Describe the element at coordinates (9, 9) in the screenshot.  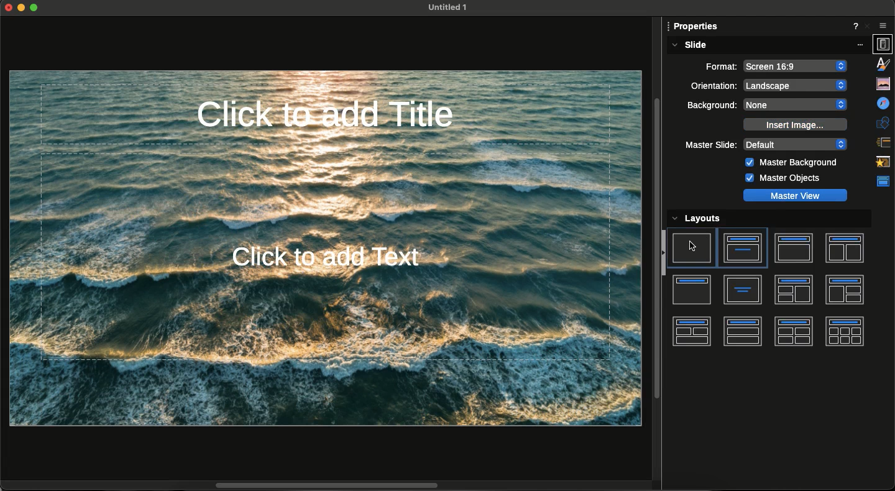
I see `Close` at that location.